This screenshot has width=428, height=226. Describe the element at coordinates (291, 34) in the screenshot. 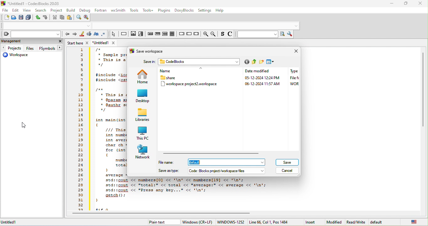

I see `show option window` at that location.